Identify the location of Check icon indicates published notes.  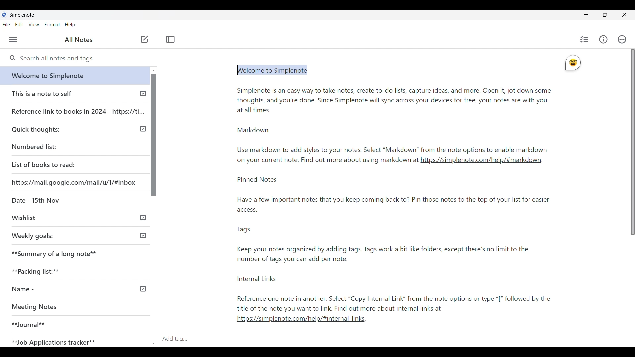
(143, 95).